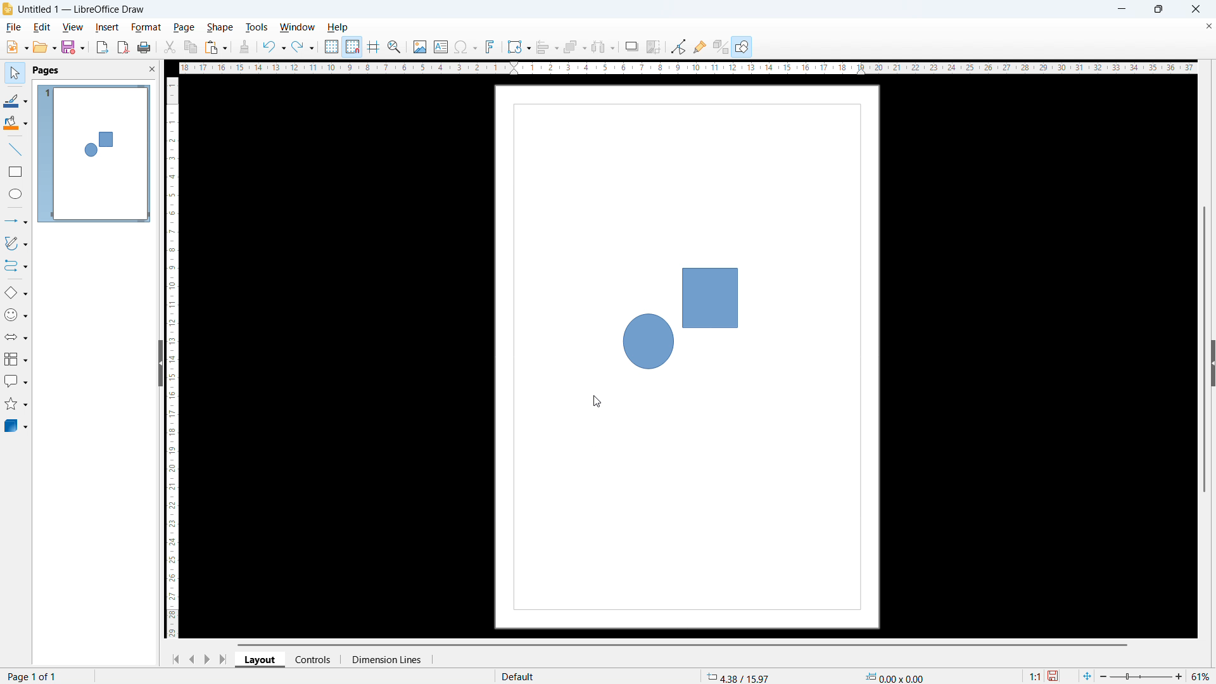 This screenshot has width=1216, height=684. I want to click on cursor, so click(598, 402).